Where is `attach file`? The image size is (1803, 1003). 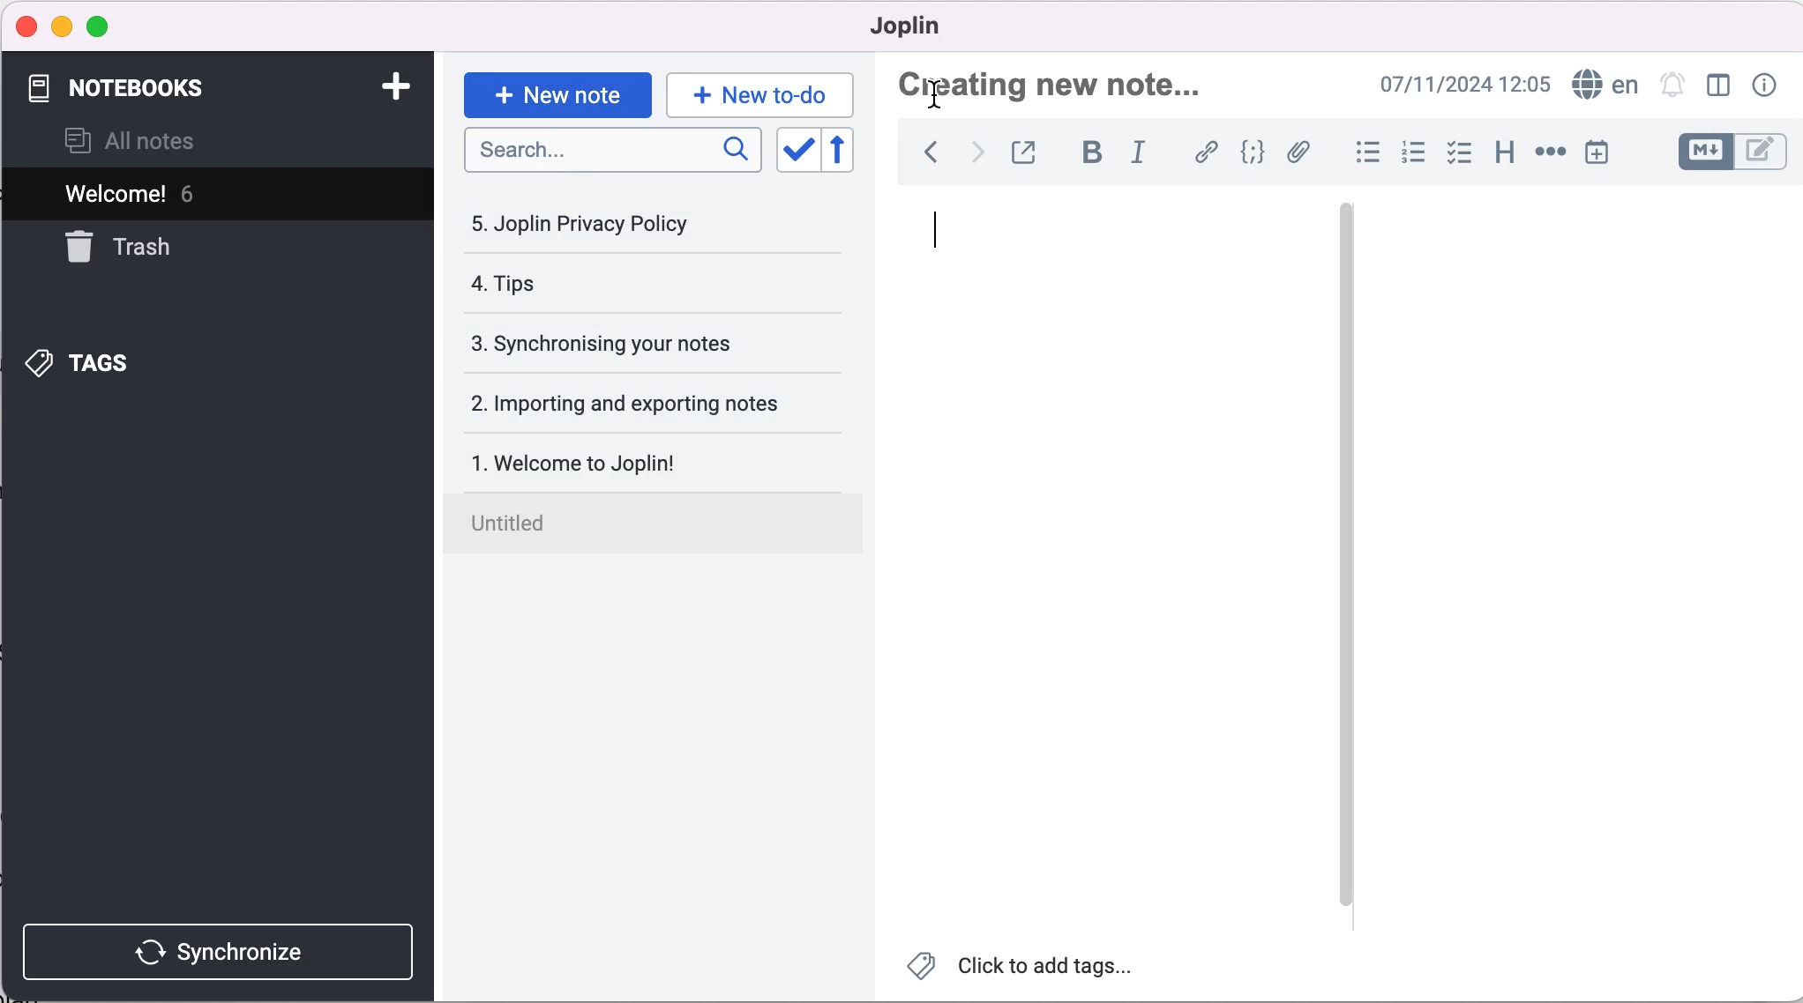 attach file is located at coordinates (1298, 152).